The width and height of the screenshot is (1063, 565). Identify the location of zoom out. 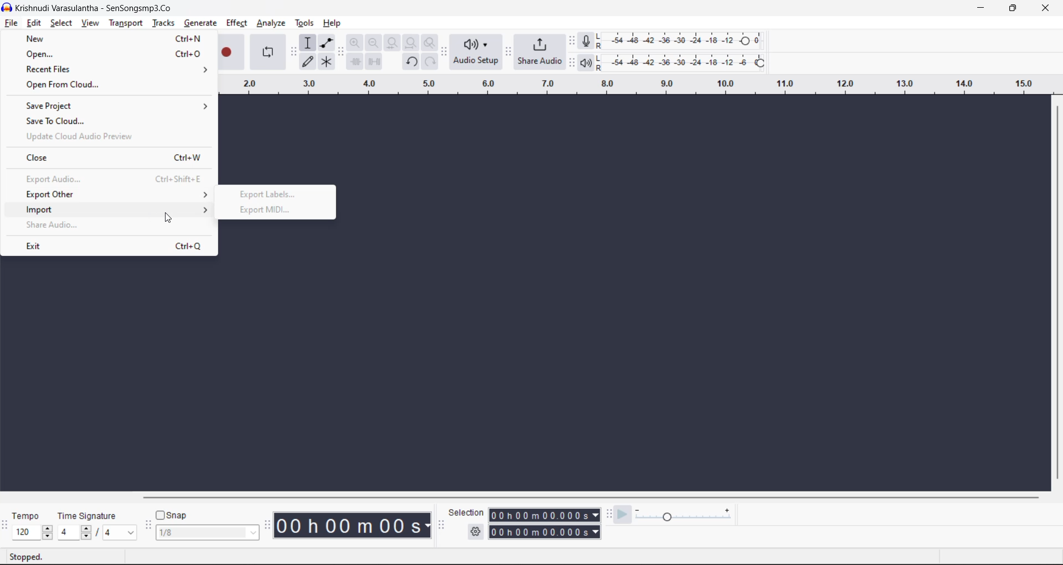
(373, 42).